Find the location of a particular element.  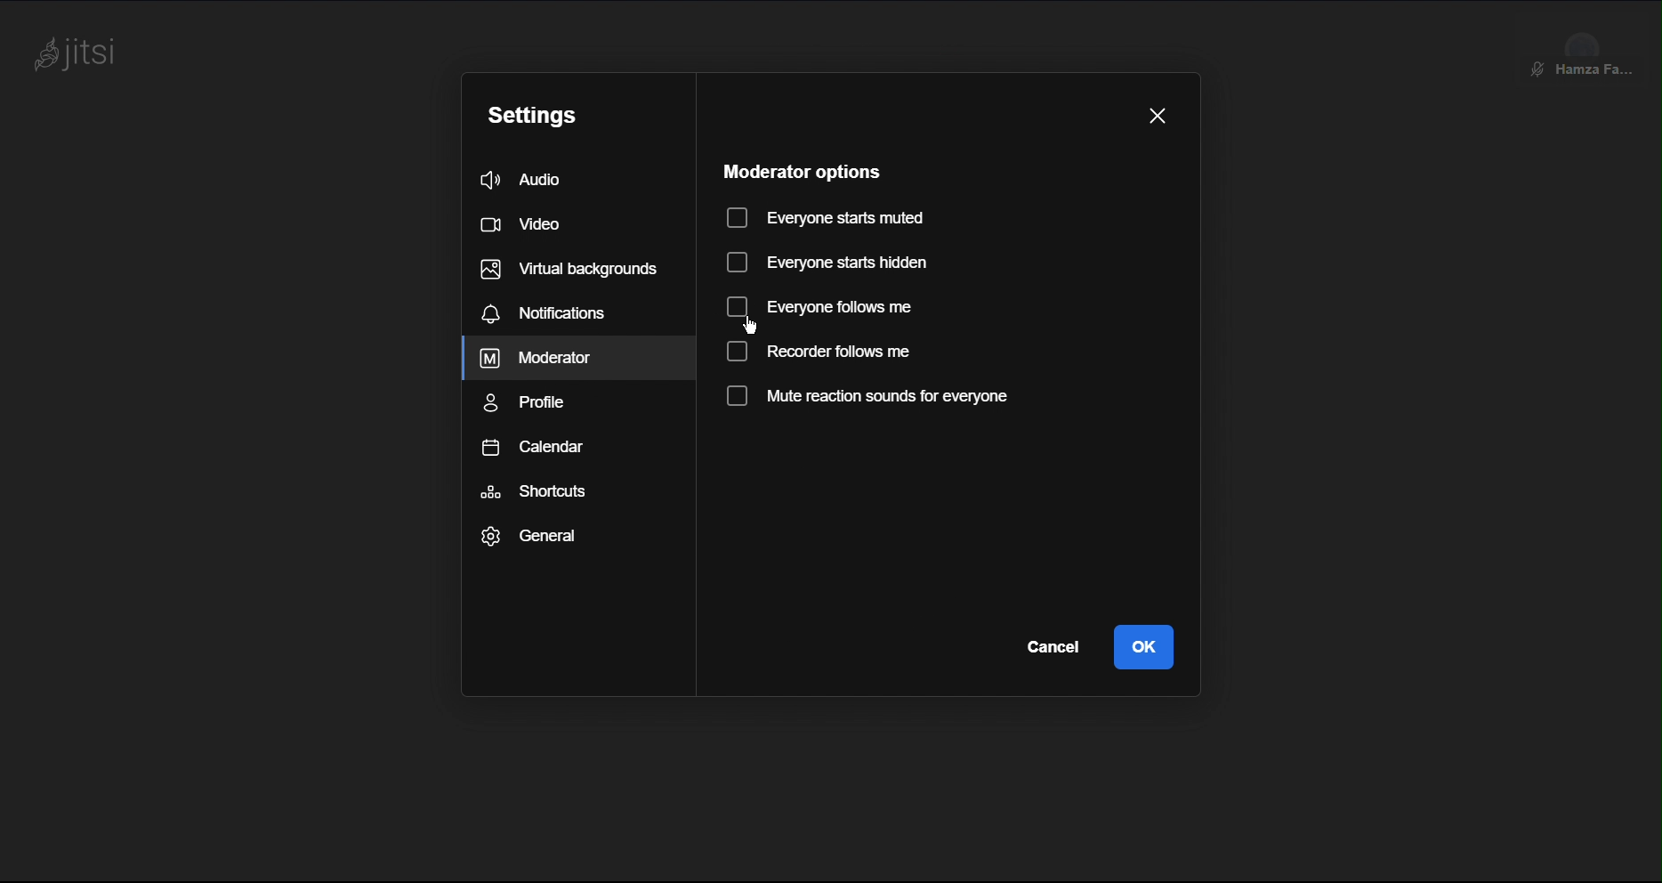

General is located at coordinates (532, 535).